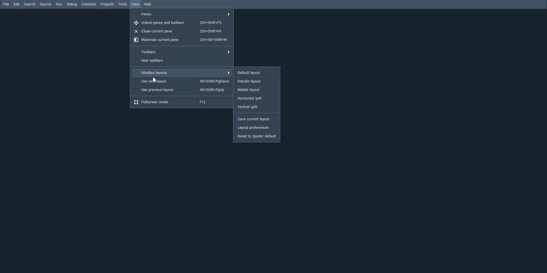 This screenshot has width=547, height=273. I want to click on Projects, so click(107, 4).